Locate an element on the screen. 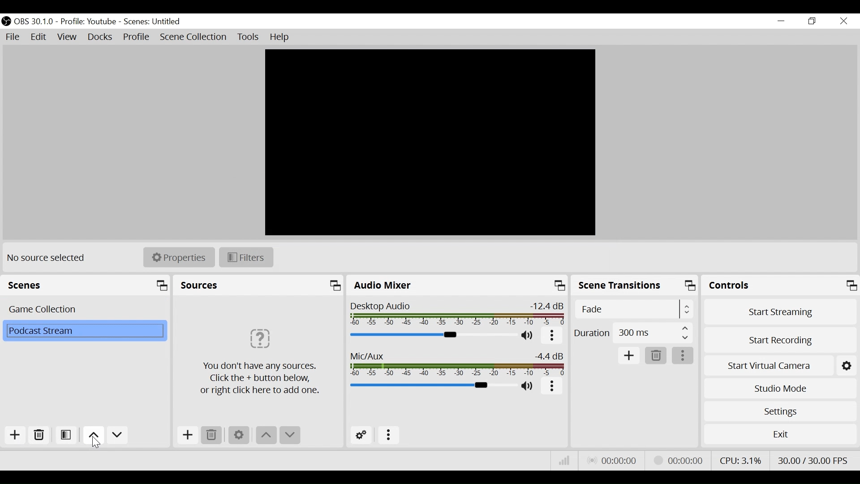 This screenshot has width=860, height=484. Help is located at coordinates (280, 37).